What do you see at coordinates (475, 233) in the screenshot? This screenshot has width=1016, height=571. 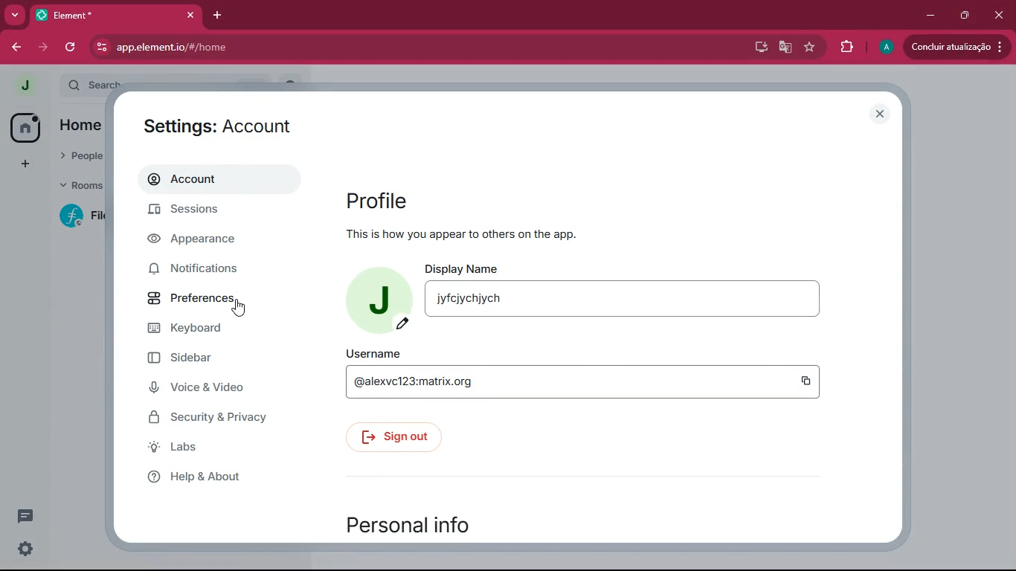 I see `This is how you appear to others on the top ` at bounding box center [475, 233].